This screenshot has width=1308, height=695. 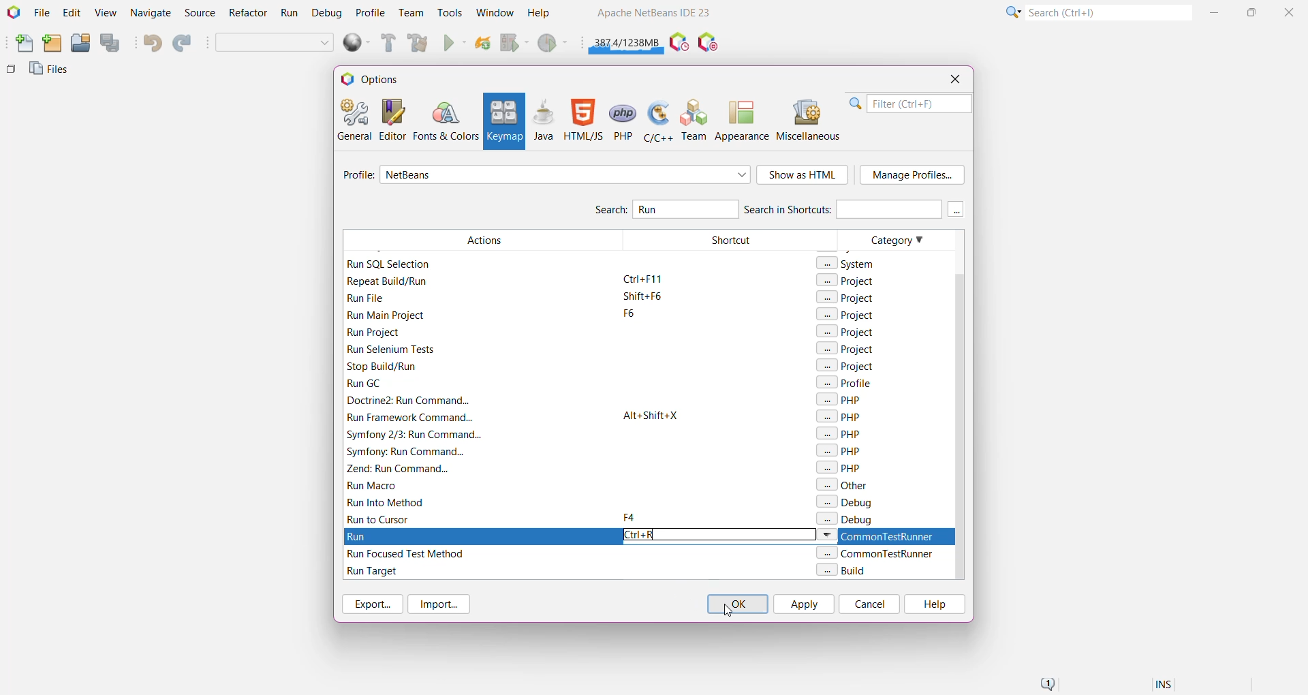 What do you see at coordinates (719, 536) in the screenshot?
I see `Type the required keyboard shortcut for Run action` at bounding box center [719, 536].